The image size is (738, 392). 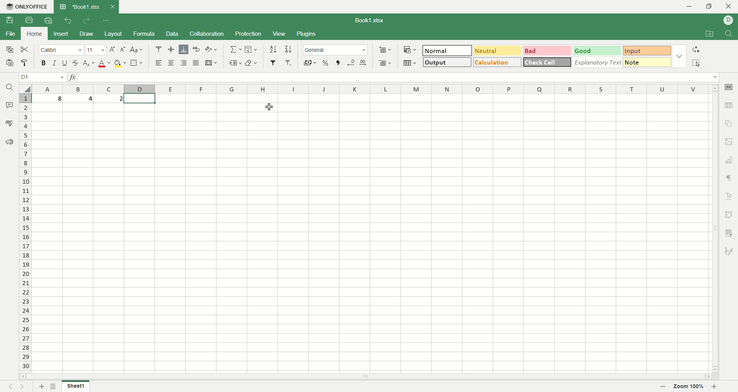 I want to click on active cell, so click(x=139, y=98).